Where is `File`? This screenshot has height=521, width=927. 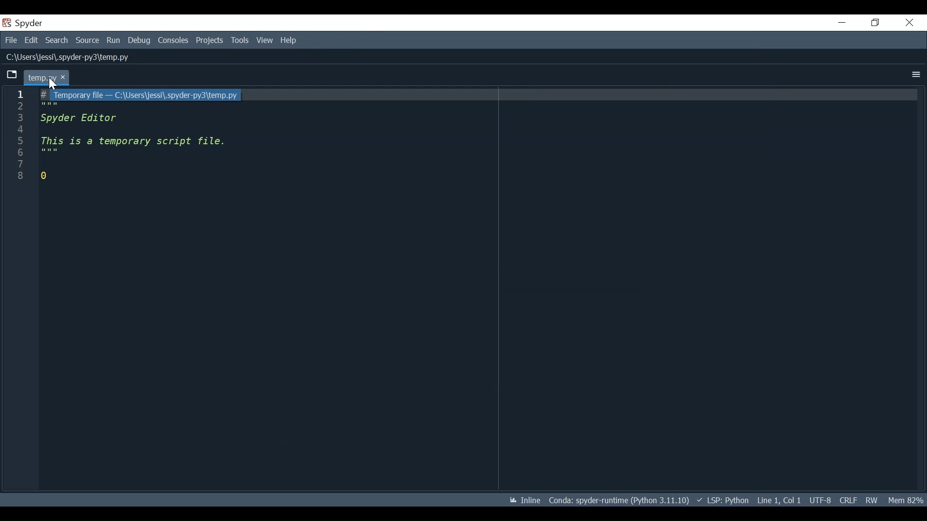
File is located at coordinates (11, 40).